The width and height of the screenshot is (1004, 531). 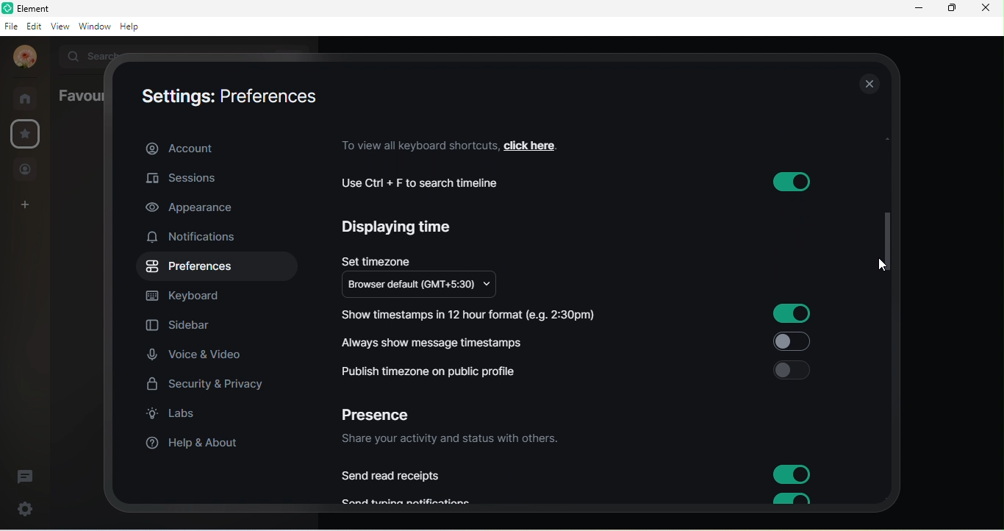 What do you see at coordinates (26, 207) in the screenshot?
I see `add space` at bounding box center [26, 207].